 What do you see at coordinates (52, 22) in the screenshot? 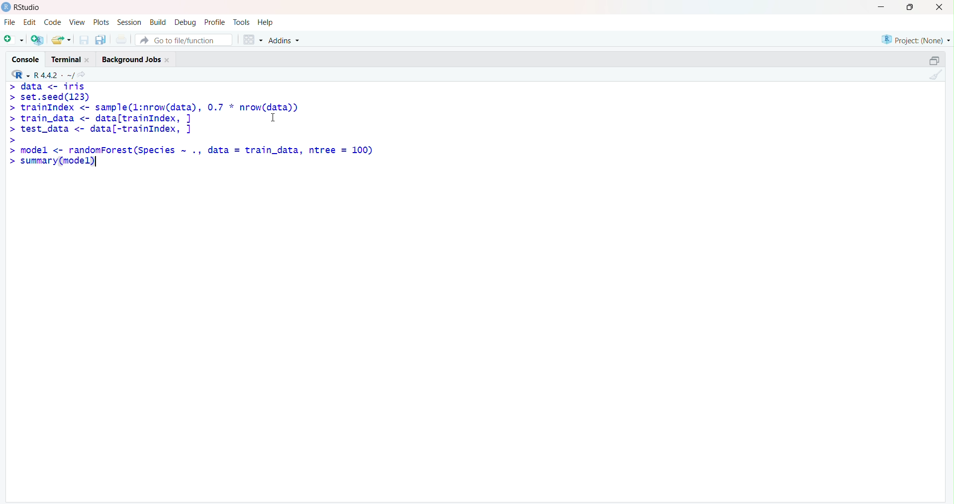
I see `Code` at bounding box center [52, 22].